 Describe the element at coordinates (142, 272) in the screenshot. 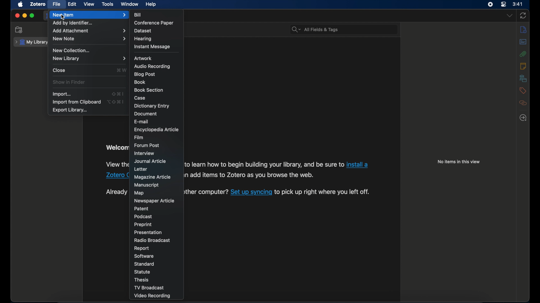

I see `statue` at that location.